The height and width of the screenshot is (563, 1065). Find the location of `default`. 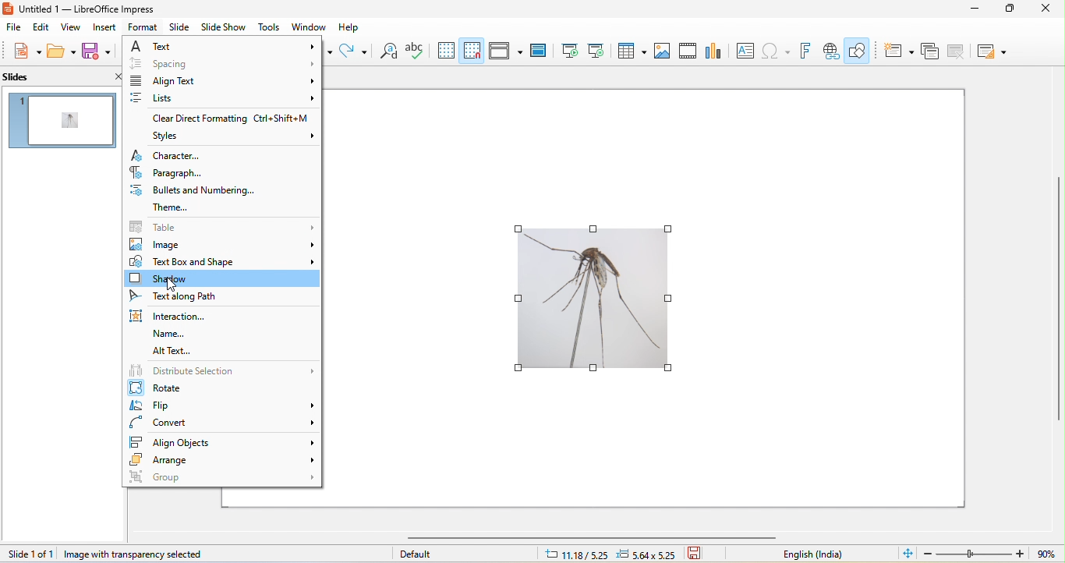

default is located at coordinates (420, 553).